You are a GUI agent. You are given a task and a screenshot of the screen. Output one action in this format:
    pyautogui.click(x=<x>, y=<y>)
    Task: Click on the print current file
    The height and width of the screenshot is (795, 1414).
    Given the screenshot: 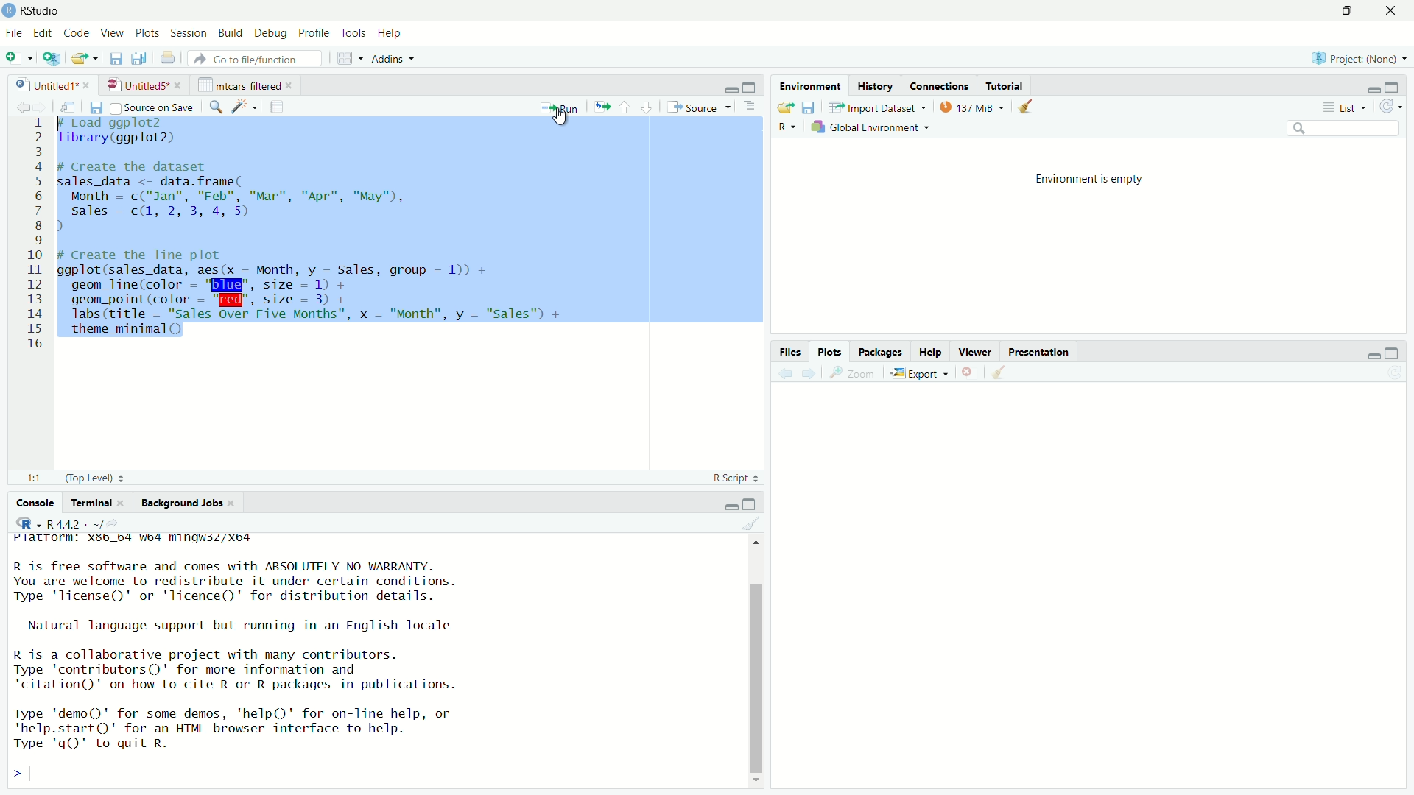 What is the action you would take?
    pyautogui.click(x=169, y=59)
    